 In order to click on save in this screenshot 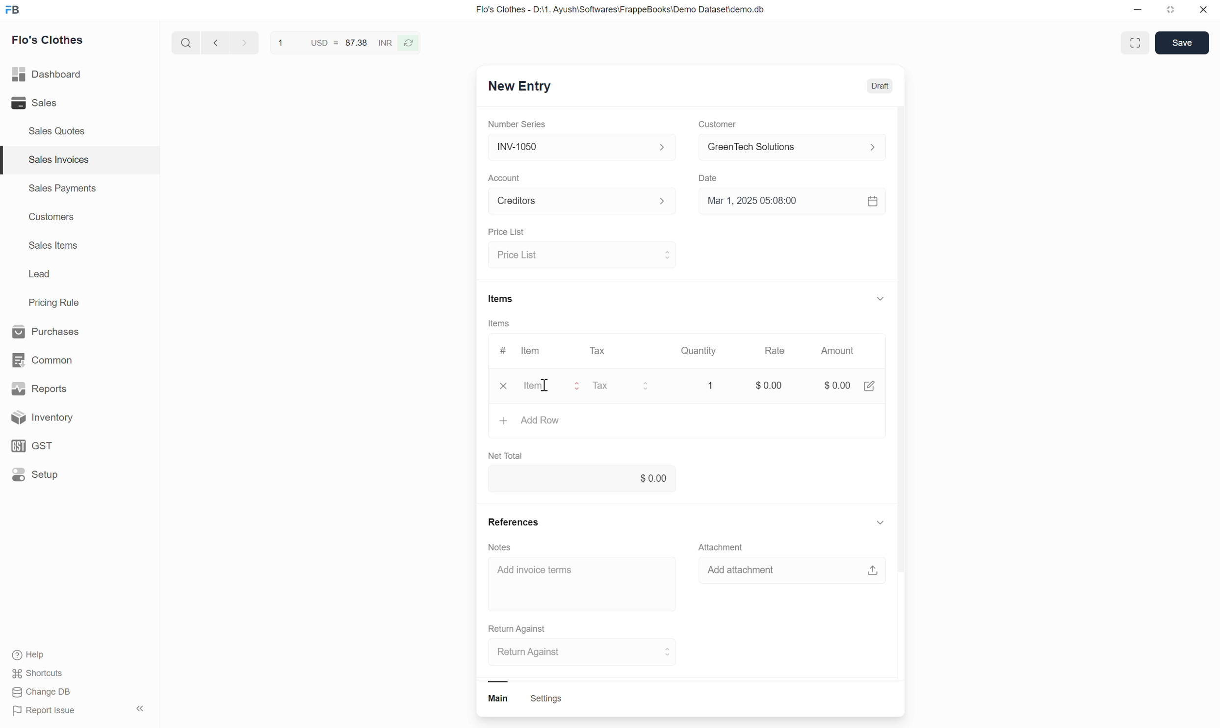, I will do `click(1181, 44)`.